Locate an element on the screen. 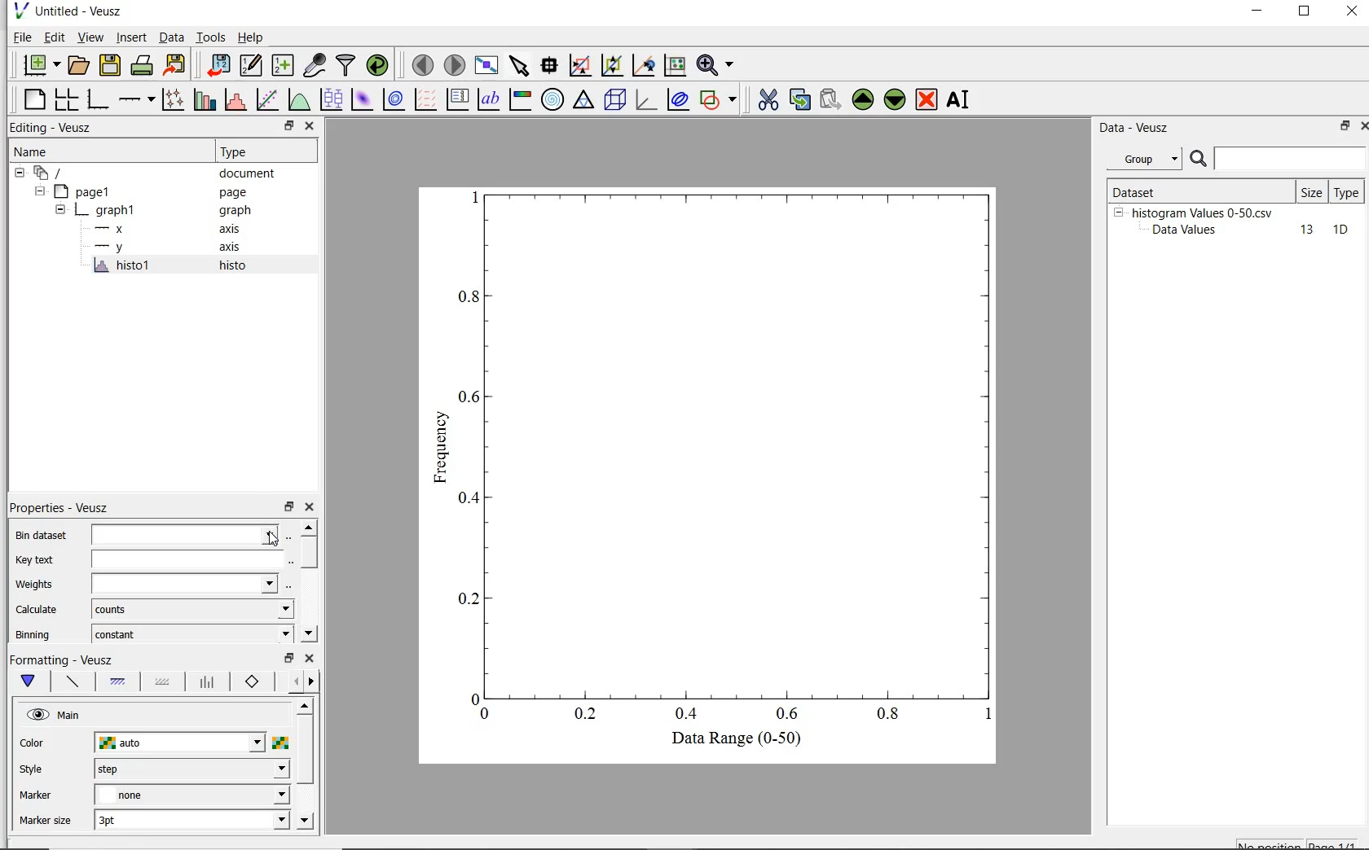 This screenshot has width=1369, height=850. Data Range (0-50) is located at coordinates (739, 739).